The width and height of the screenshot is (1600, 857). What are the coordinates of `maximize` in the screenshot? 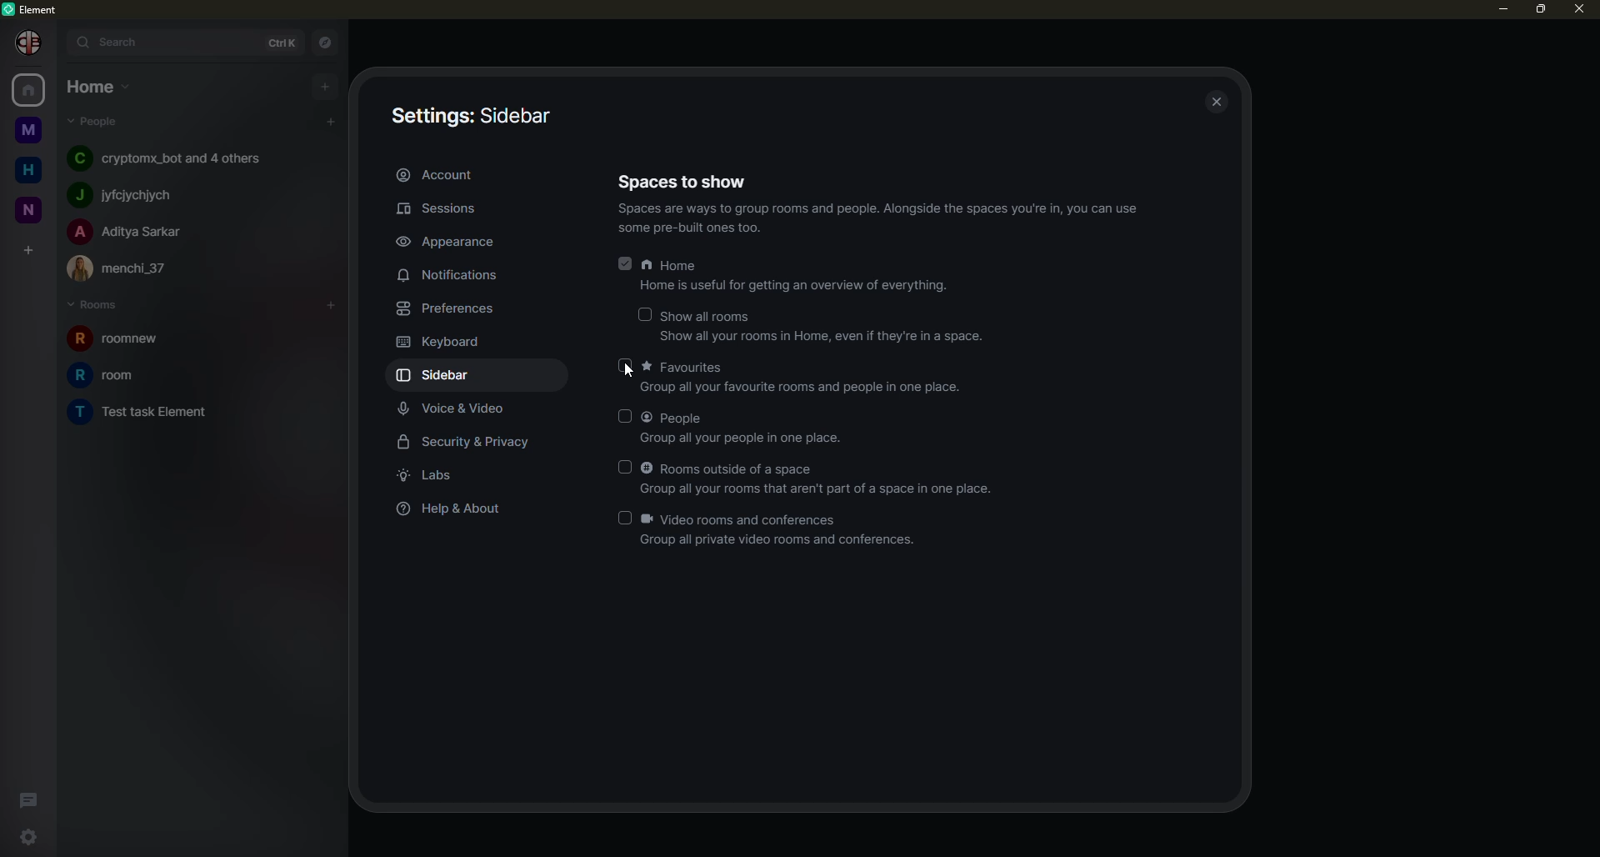 It's located at (1540, 10).